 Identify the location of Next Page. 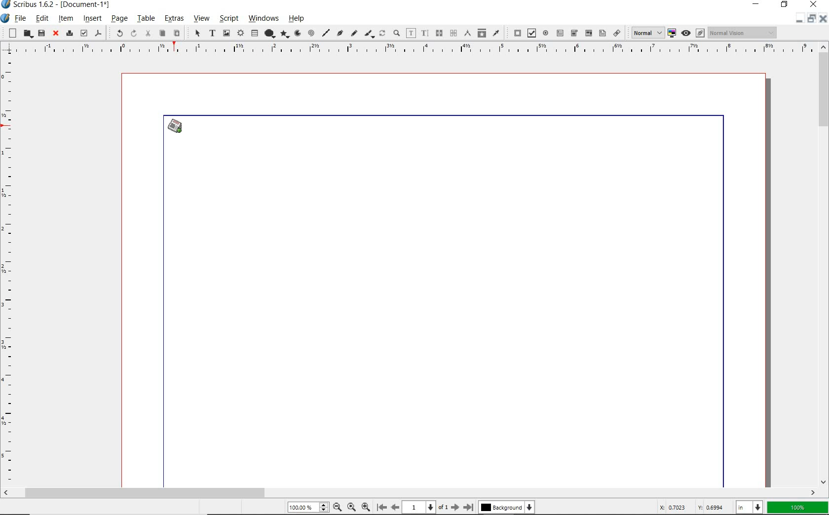
(456, 508).